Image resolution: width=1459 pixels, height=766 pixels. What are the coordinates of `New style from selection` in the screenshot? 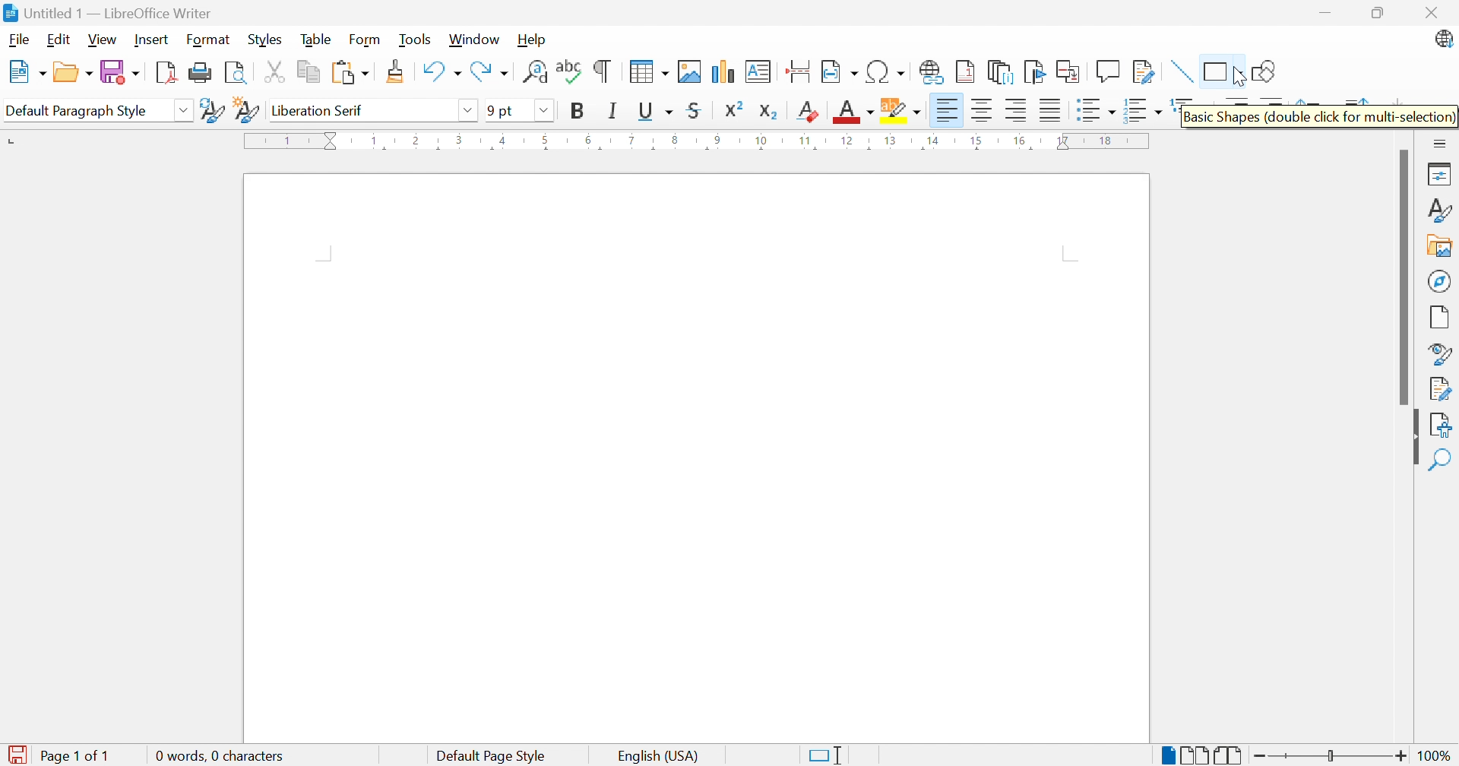 It's located at (246, 112).